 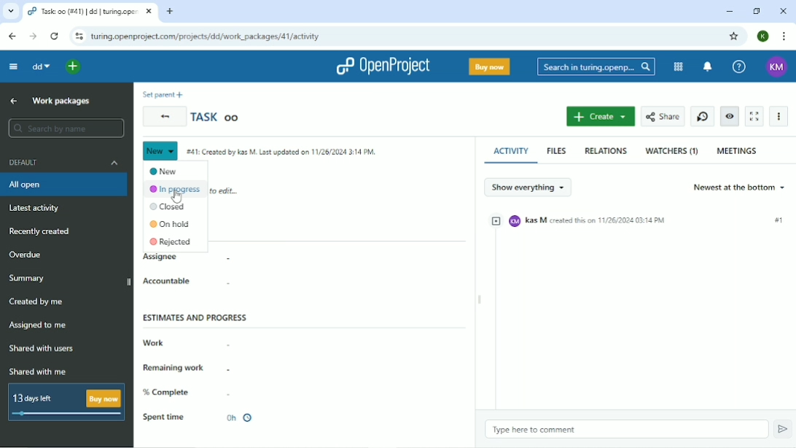 What do you see at coordinates (153, 343) in the screenshot?
I see `Work` at bounding box center [153, 343].